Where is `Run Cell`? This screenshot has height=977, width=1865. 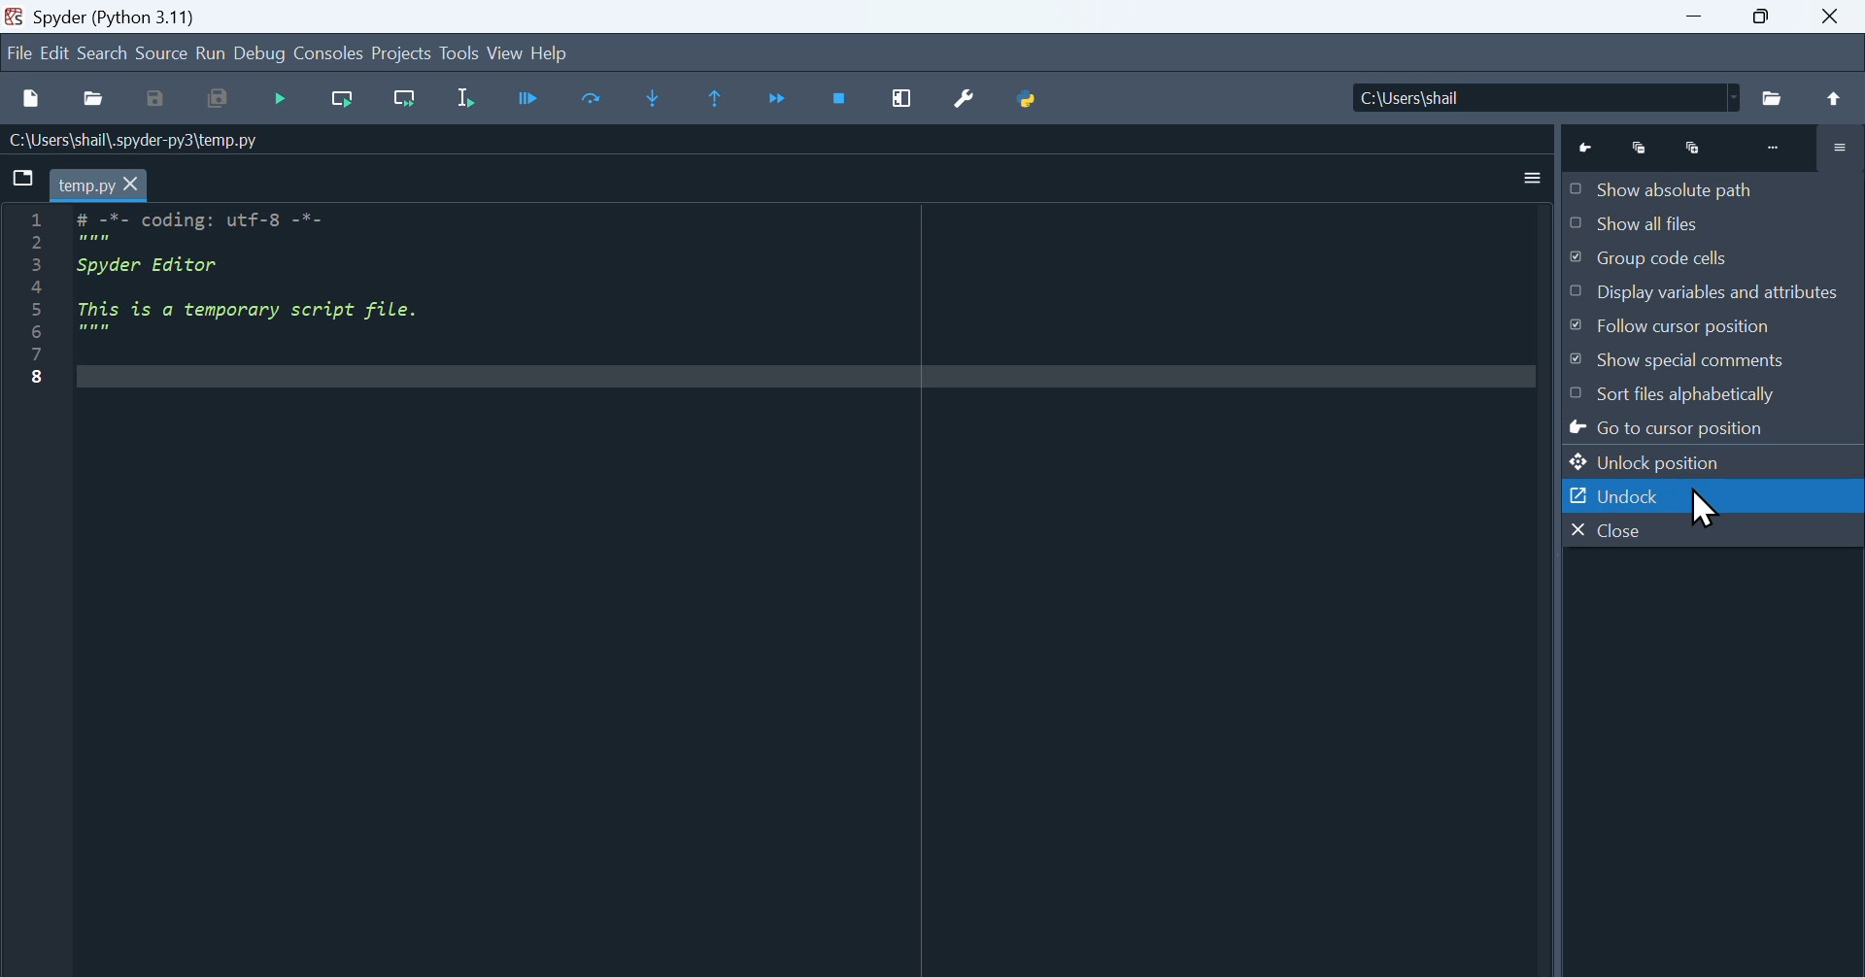 Run Cell is located at coordinates (592, 97).